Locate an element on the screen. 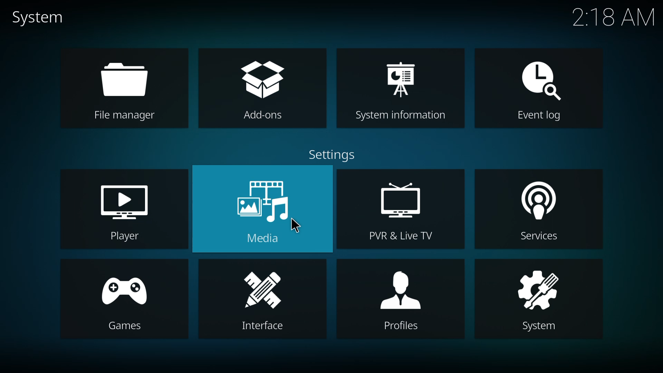  games is located at coordinates (119, 301).